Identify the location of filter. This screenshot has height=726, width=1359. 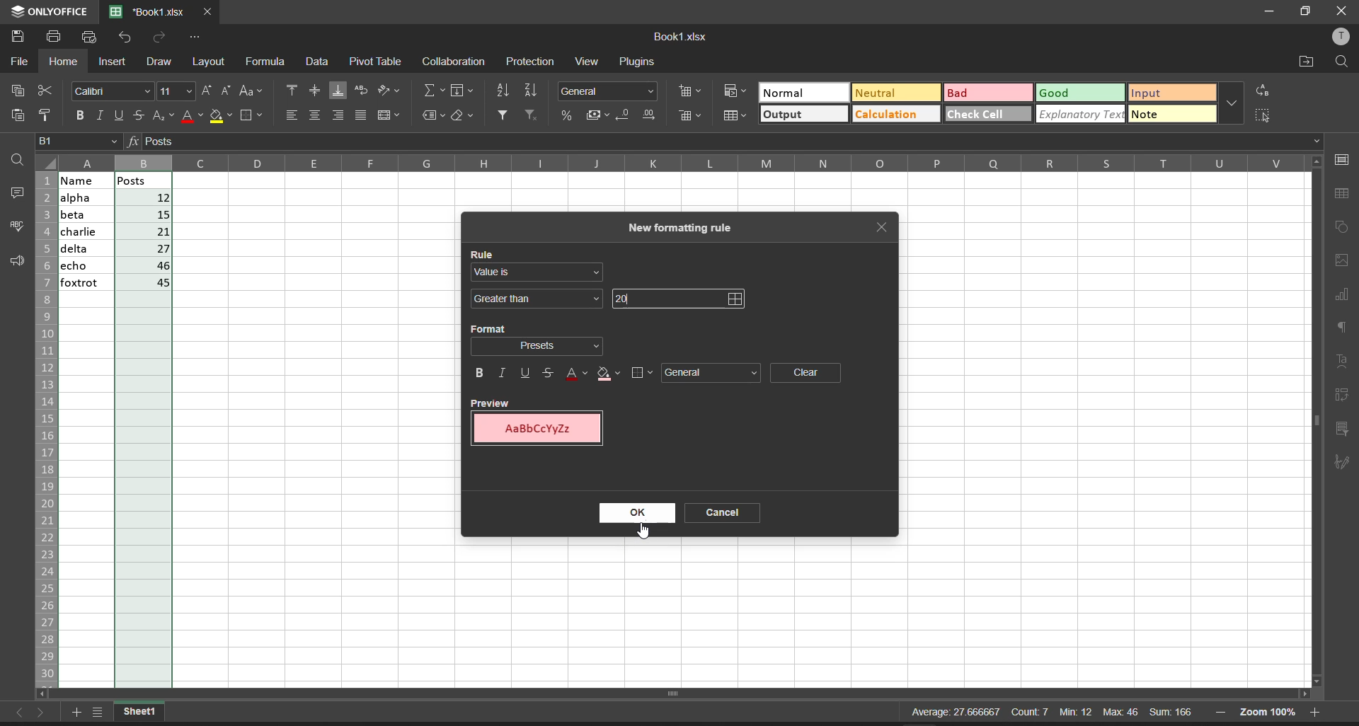
(499, 115).